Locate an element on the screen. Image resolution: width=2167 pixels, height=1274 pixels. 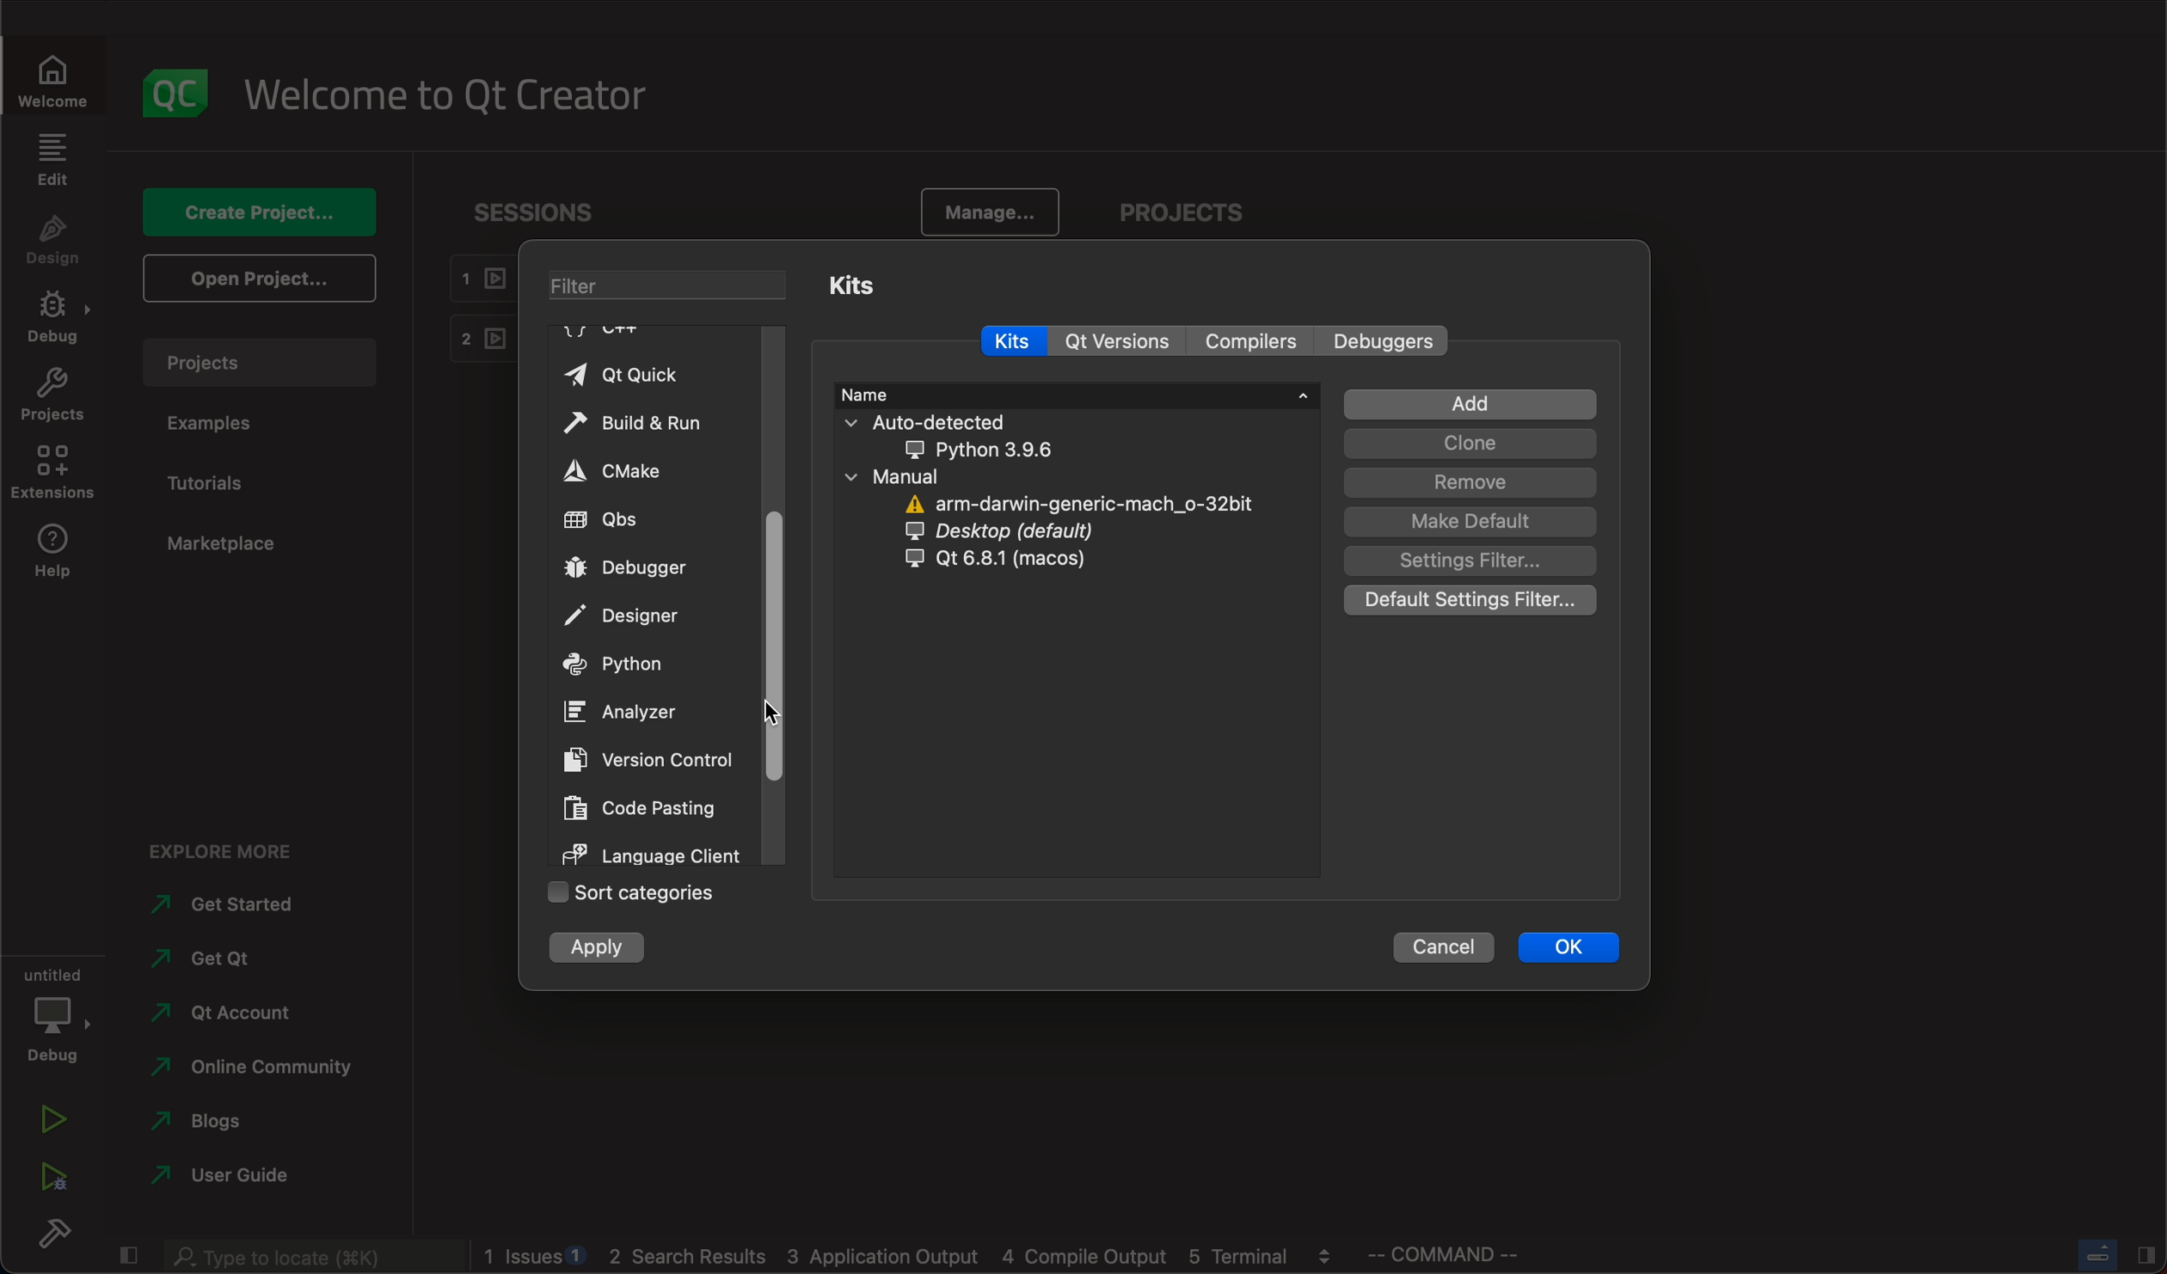
debugger is located at coordinates (637, 572).